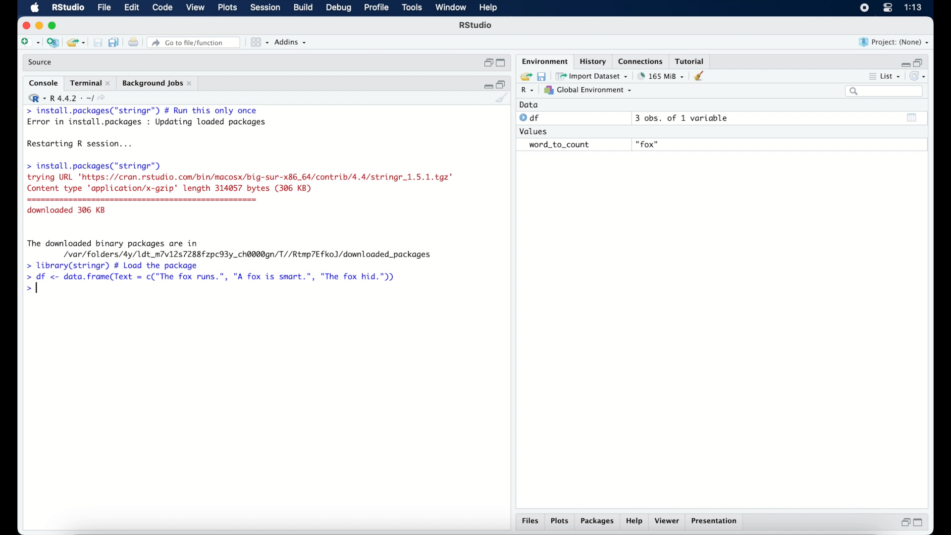 This screenshot has height=535, width=951. I want to click on help, so click(490, 8).